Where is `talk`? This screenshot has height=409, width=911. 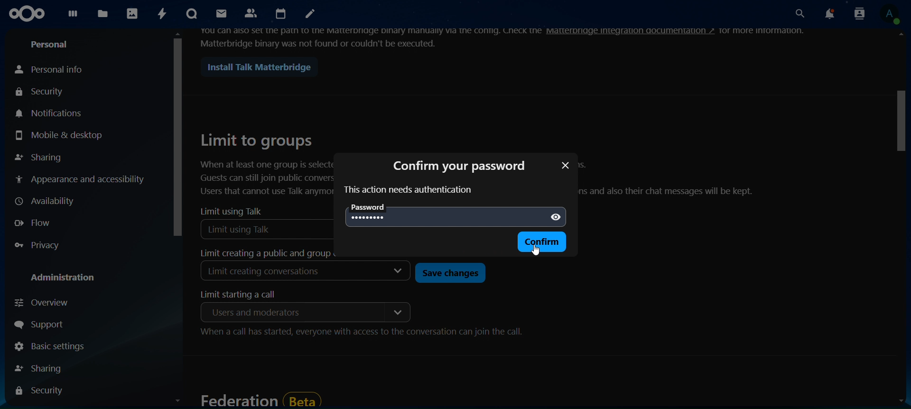
talk is located at coordinates (190, 14).